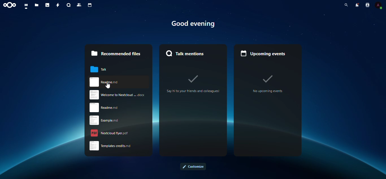 The height and width of the screenshot is (179, 386). Describe the element at coordinates (119, 82) in the screenshot. I see `Readme.md` at that location.